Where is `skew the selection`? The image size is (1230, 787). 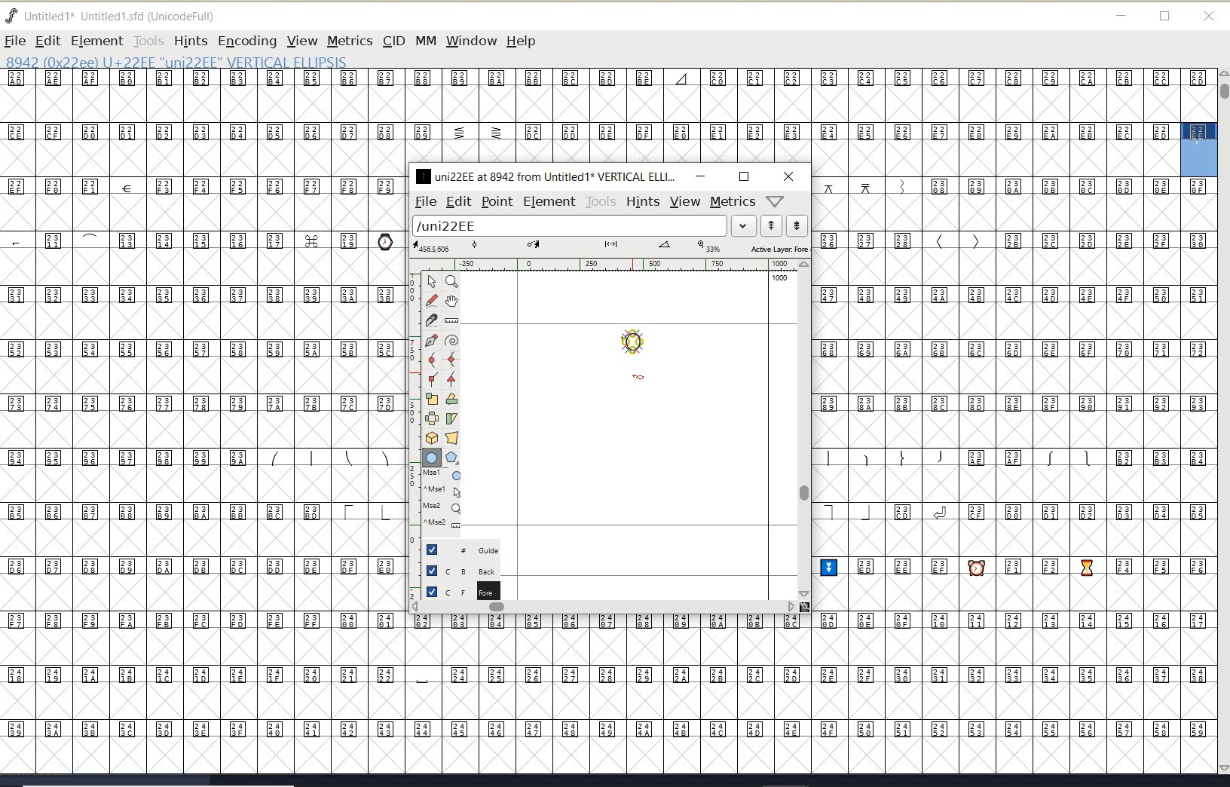 skew the selection is located at coordinates (451, 419).